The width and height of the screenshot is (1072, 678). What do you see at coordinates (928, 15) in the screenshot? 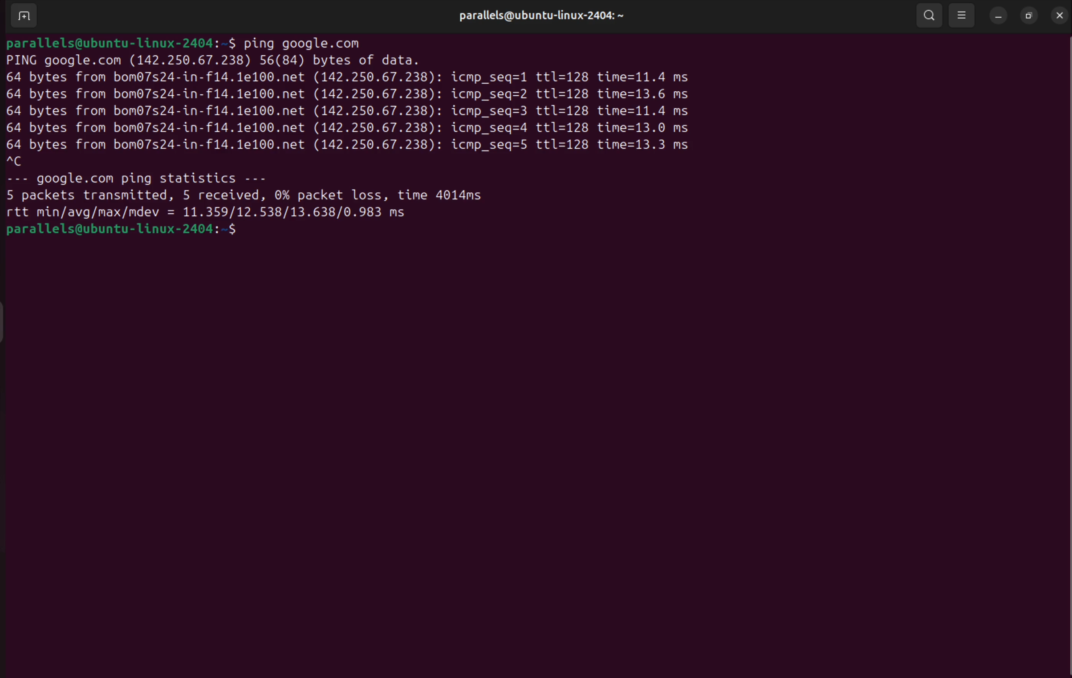
I see `search` at bounding box center [928, 15].